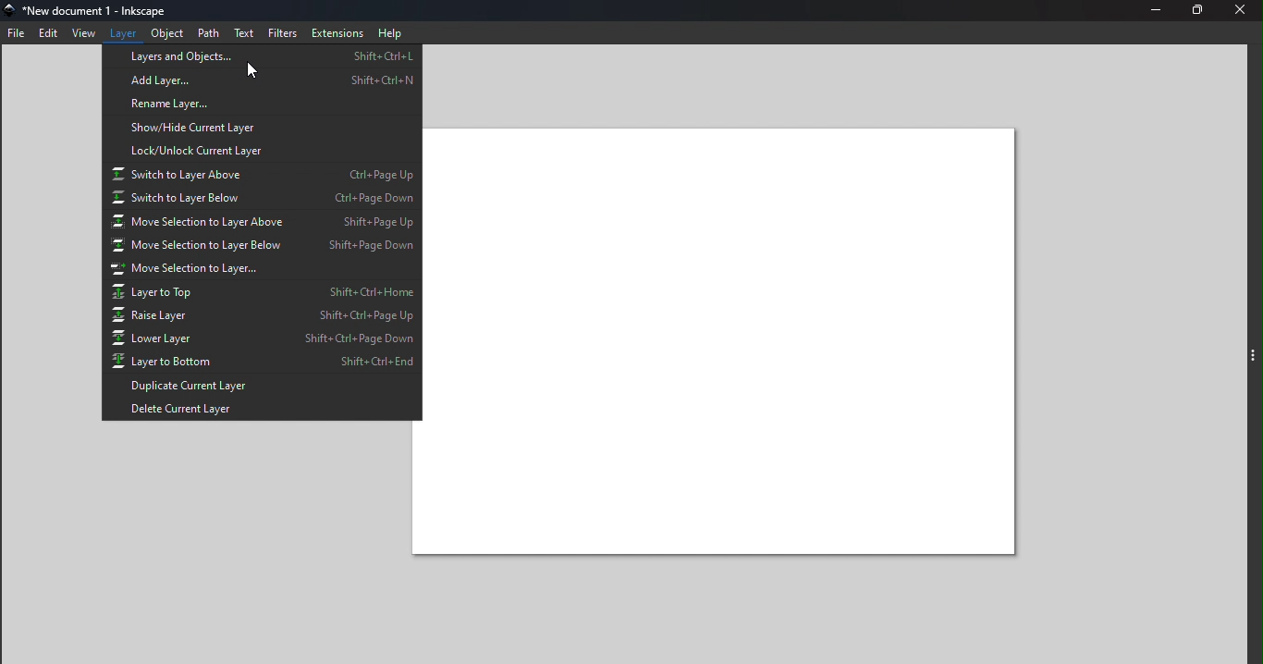  Describe the element at coordinates (260, 128) in the screenshot. I see `Show/hide current layer` at that location.